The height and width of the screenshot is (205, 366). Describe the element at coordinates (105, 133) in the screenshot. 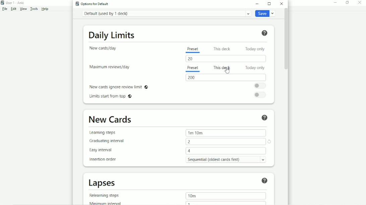

I see `Learning steps` at that location.